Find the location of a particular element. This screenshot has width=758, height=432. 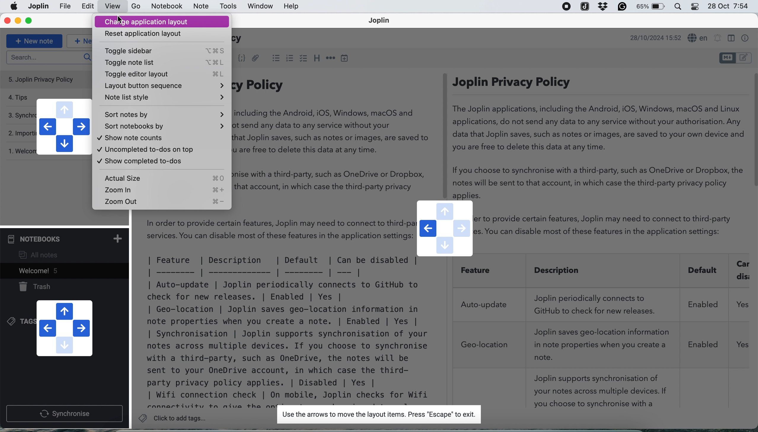

help is located at coordinates (292, 7).